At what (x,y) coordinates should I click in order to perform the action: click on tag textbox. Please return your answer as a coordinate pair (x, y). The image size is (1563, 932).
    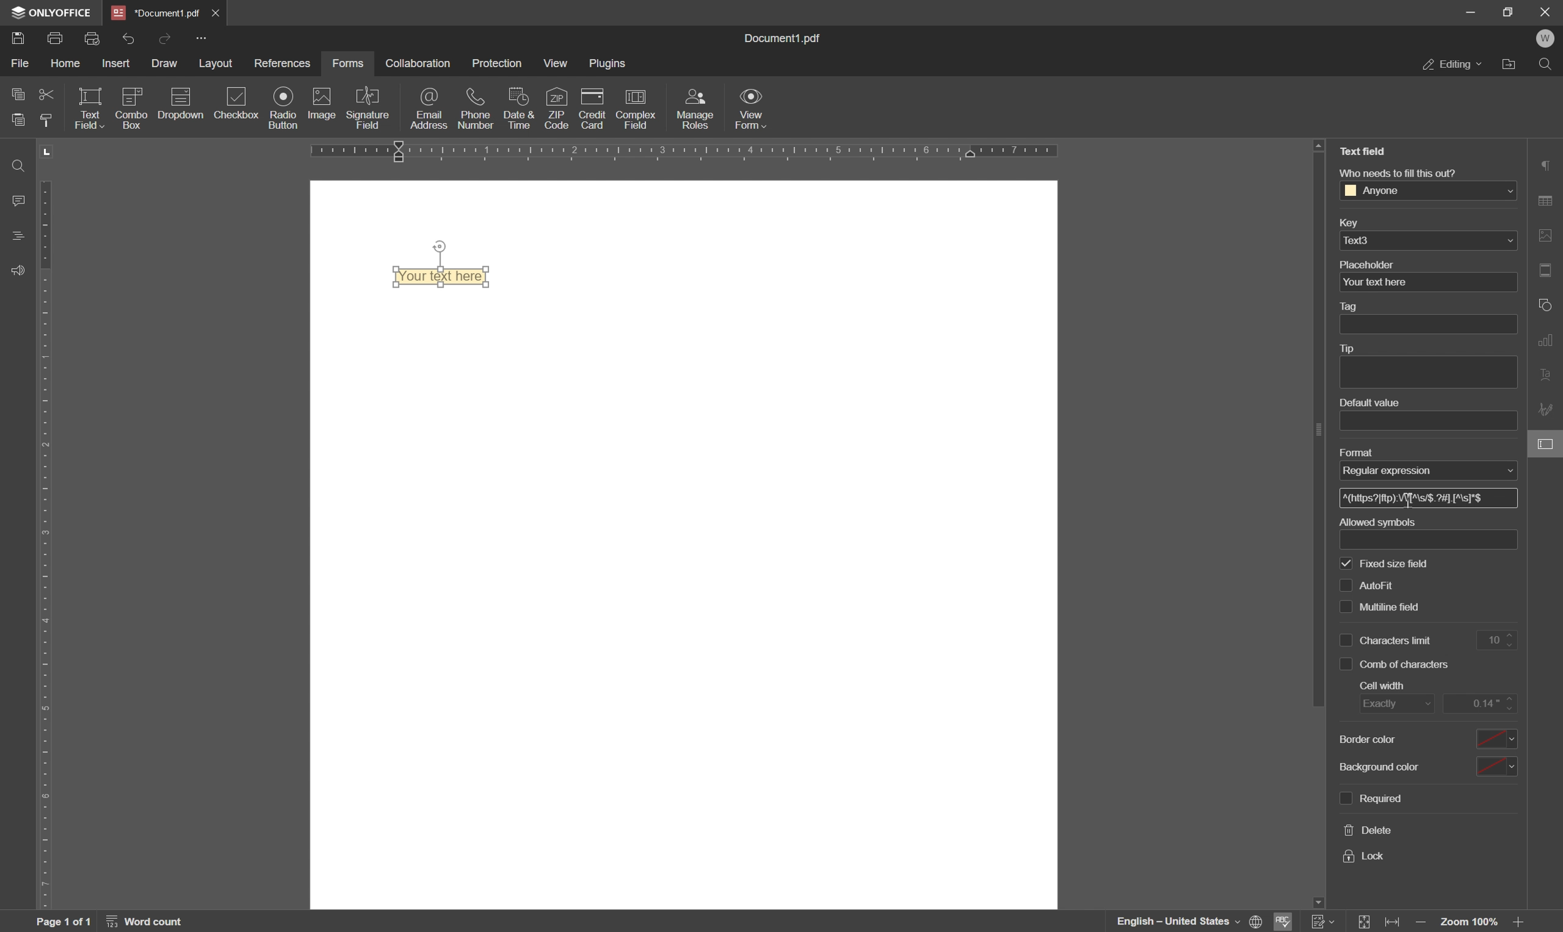
    Looking at the image, I should click on (1434, 324).